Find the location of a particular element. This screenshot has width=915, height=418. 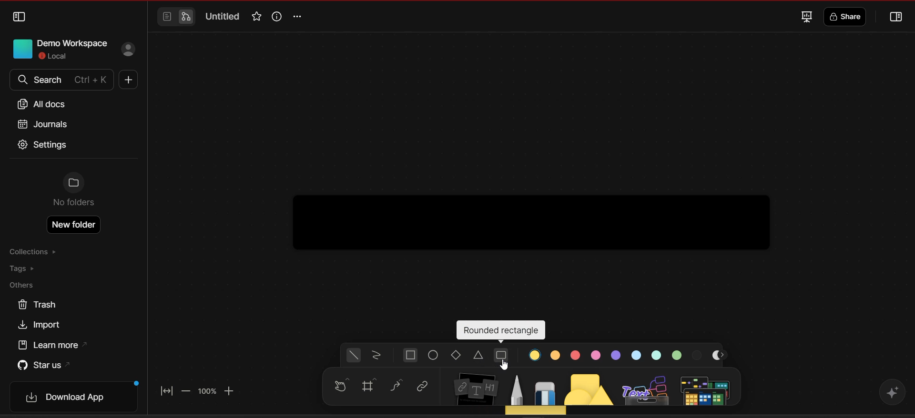

collapse or open sidebar is located at coordinates (897, 18).